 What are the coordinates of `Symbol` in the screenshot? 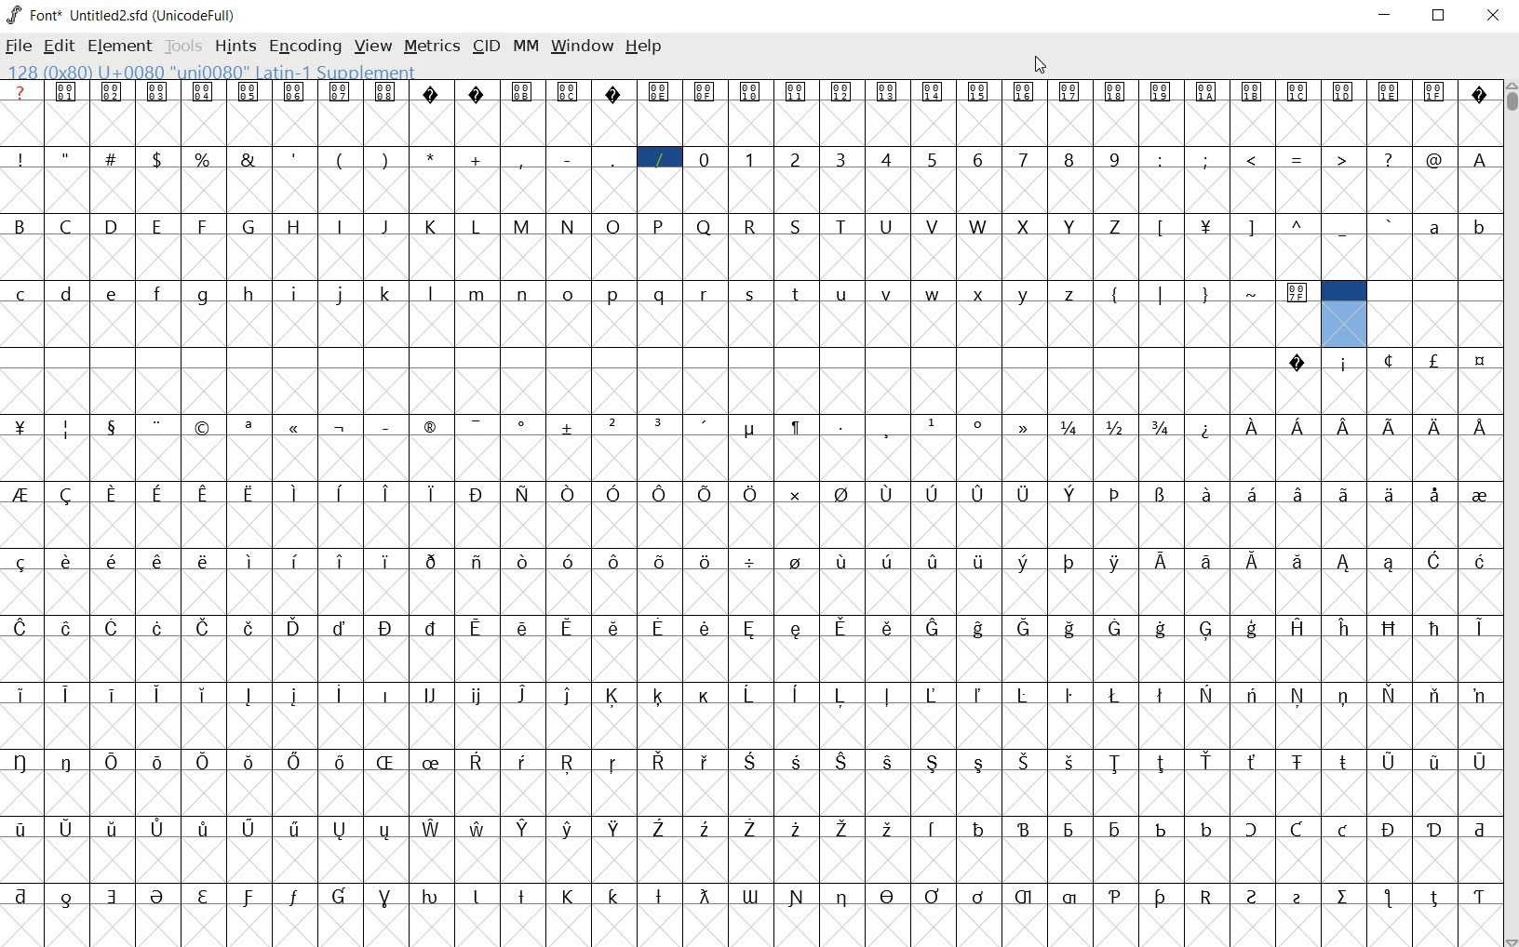 It's located at (1208, 494).